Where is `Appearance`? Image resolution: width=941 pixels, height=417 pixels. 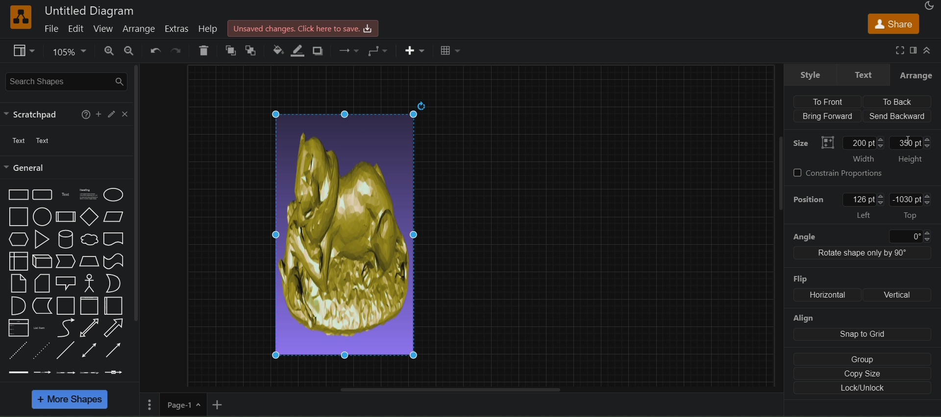
Appearance is located at coordinates (928, 5).